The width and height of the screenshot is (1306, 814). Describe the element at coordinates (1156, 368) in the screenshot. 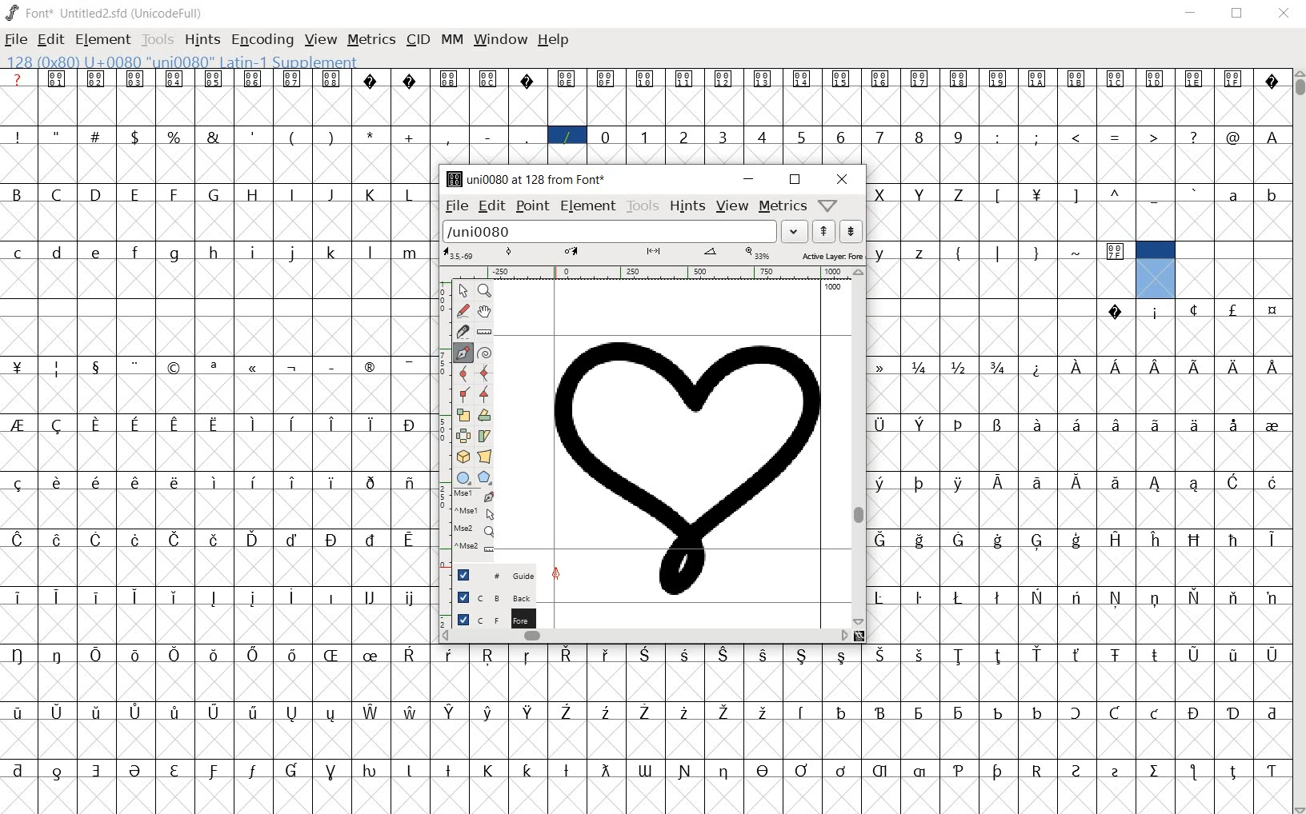

I see `glyph` at that location.